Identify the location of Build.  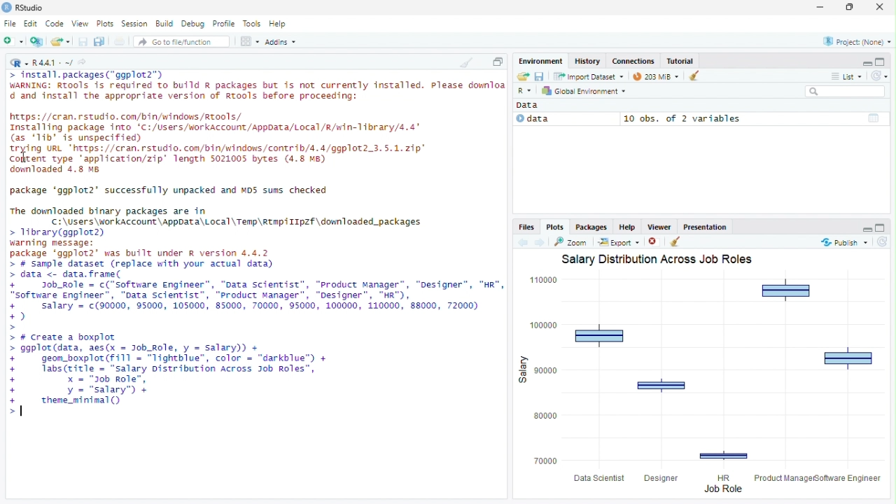
(166, 24).